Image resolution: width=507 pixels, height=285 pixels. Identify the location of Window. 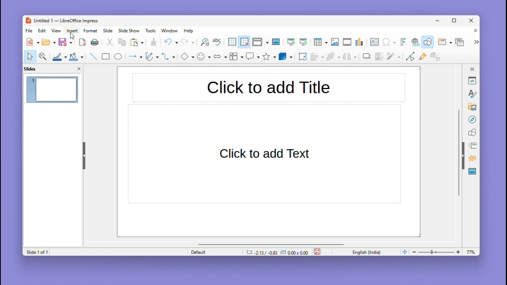
(172, 30).